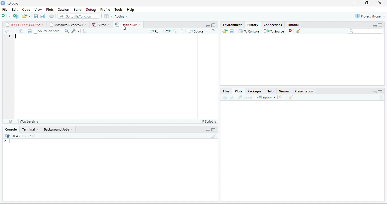  I want to click on Terminal, so click(28, 129).